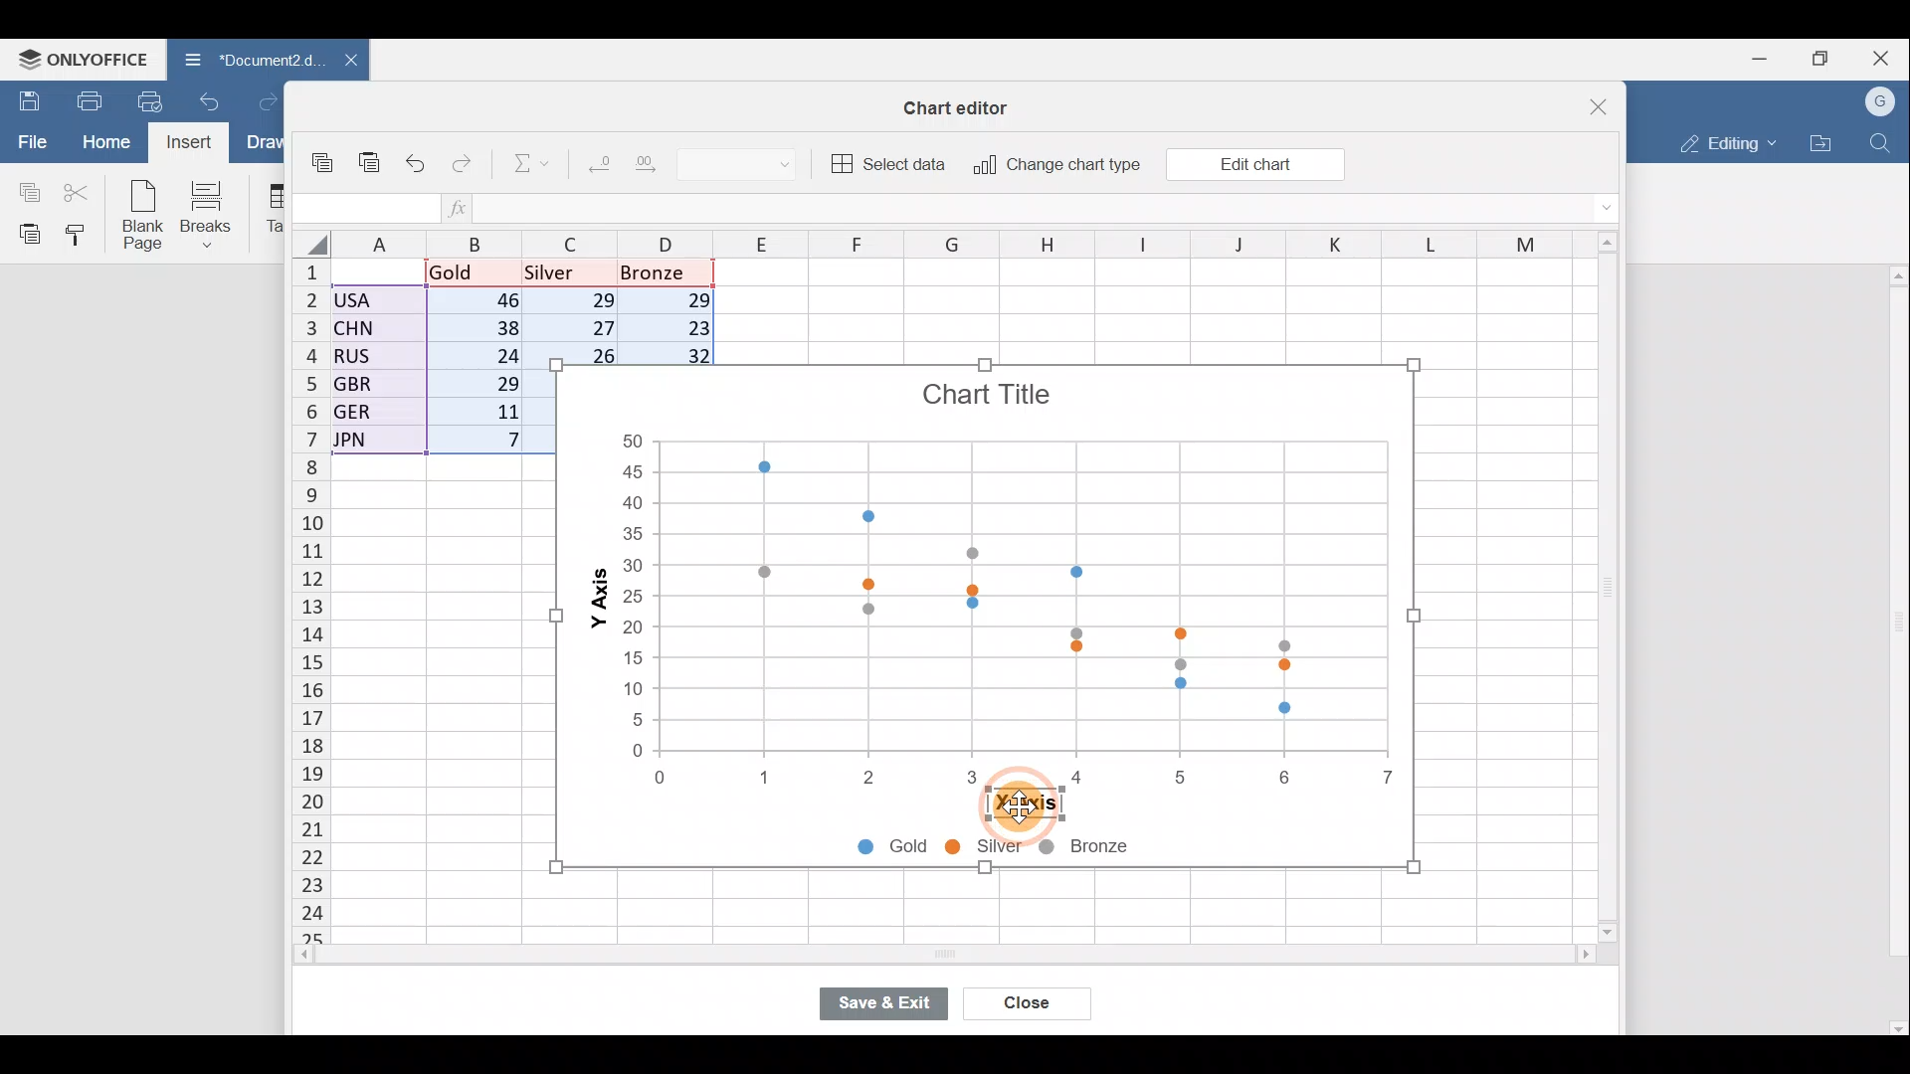 Image resolution: width=1910 pixels, height=1074 pixels. What do you see at coordinates (1882, 99) in the screenshot?
I see `Account name` at bounding box center [1882, 99].